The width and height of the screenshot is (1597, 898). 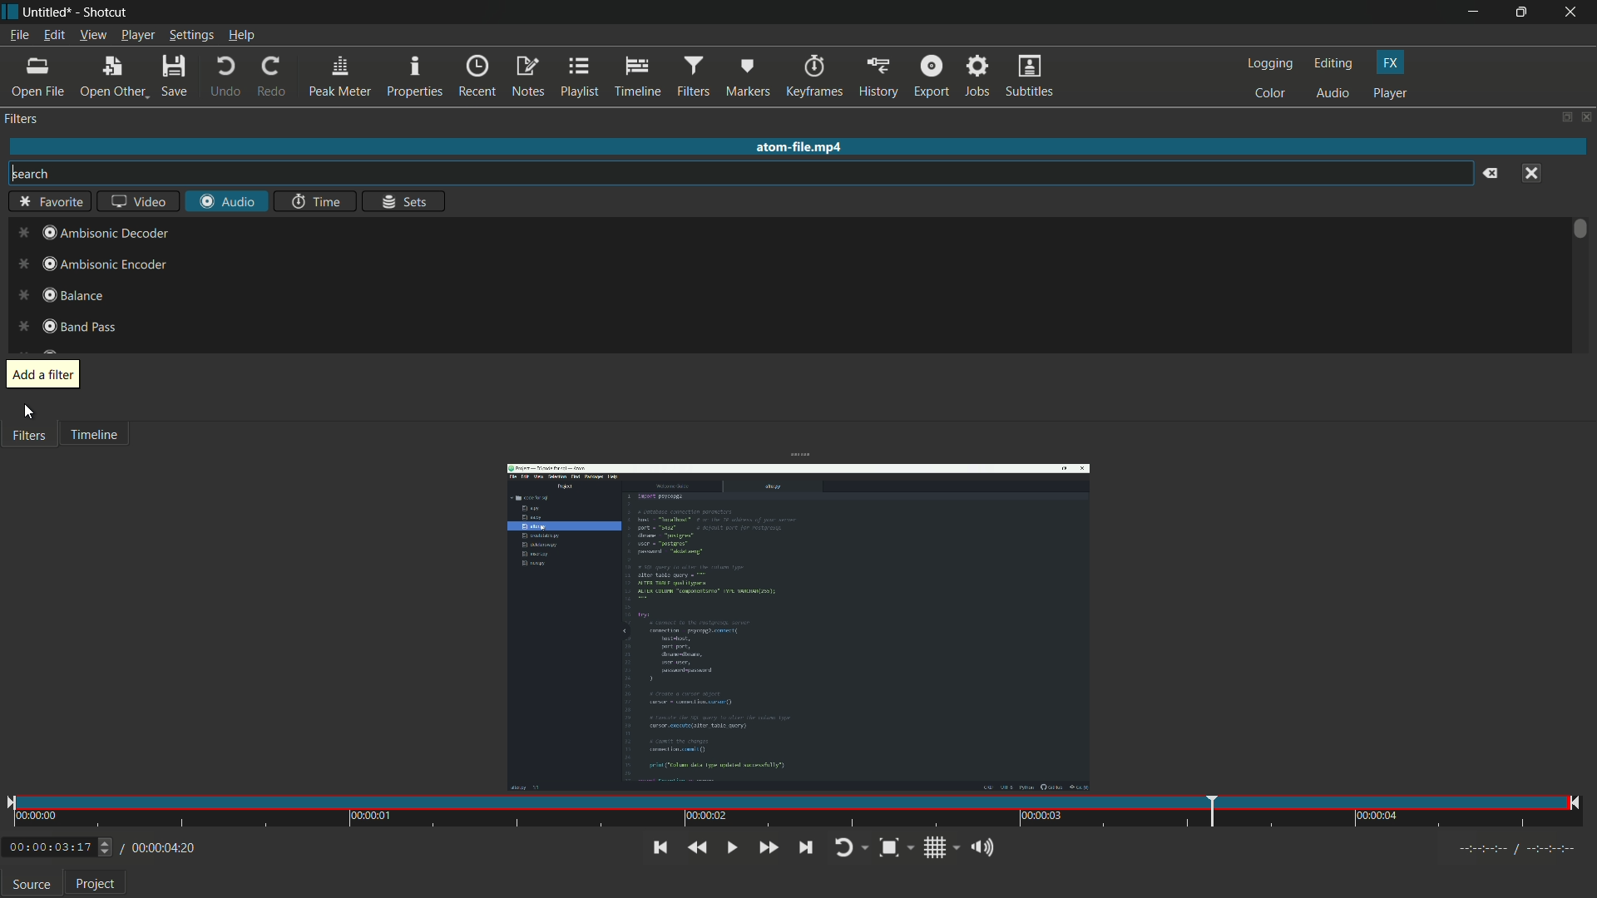 What do you see at coordinates (58, 845) in the screenshot?
I see `0:00:03:17 (current time)` at bounding box center [58, 845].